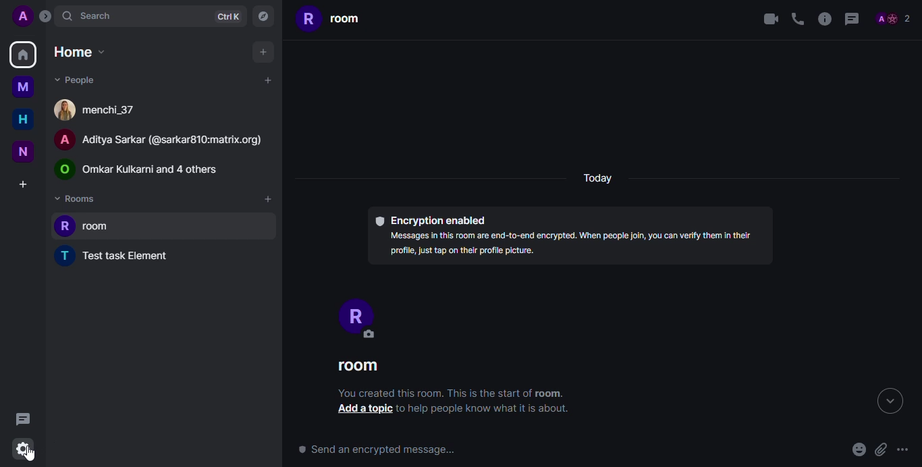 This screenshot has height=467, width=922. I want to click on You created this room. This is the start of room., so click(452, 393).